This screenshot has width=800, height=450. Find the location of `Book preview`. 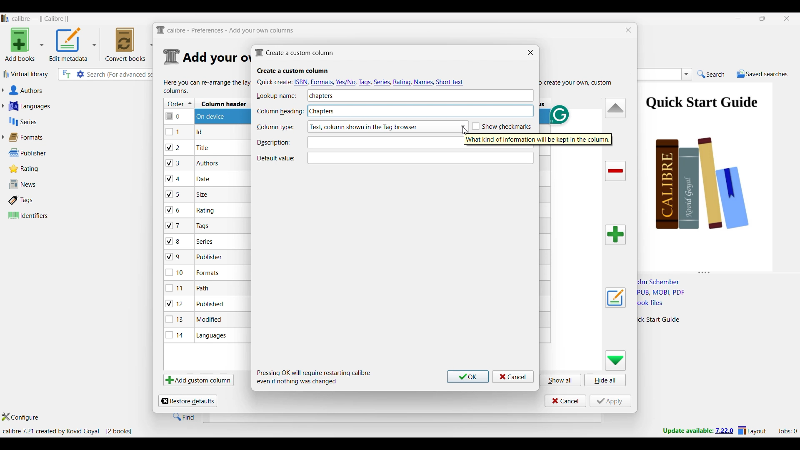

Book preview is located at coordinates (716, 174).